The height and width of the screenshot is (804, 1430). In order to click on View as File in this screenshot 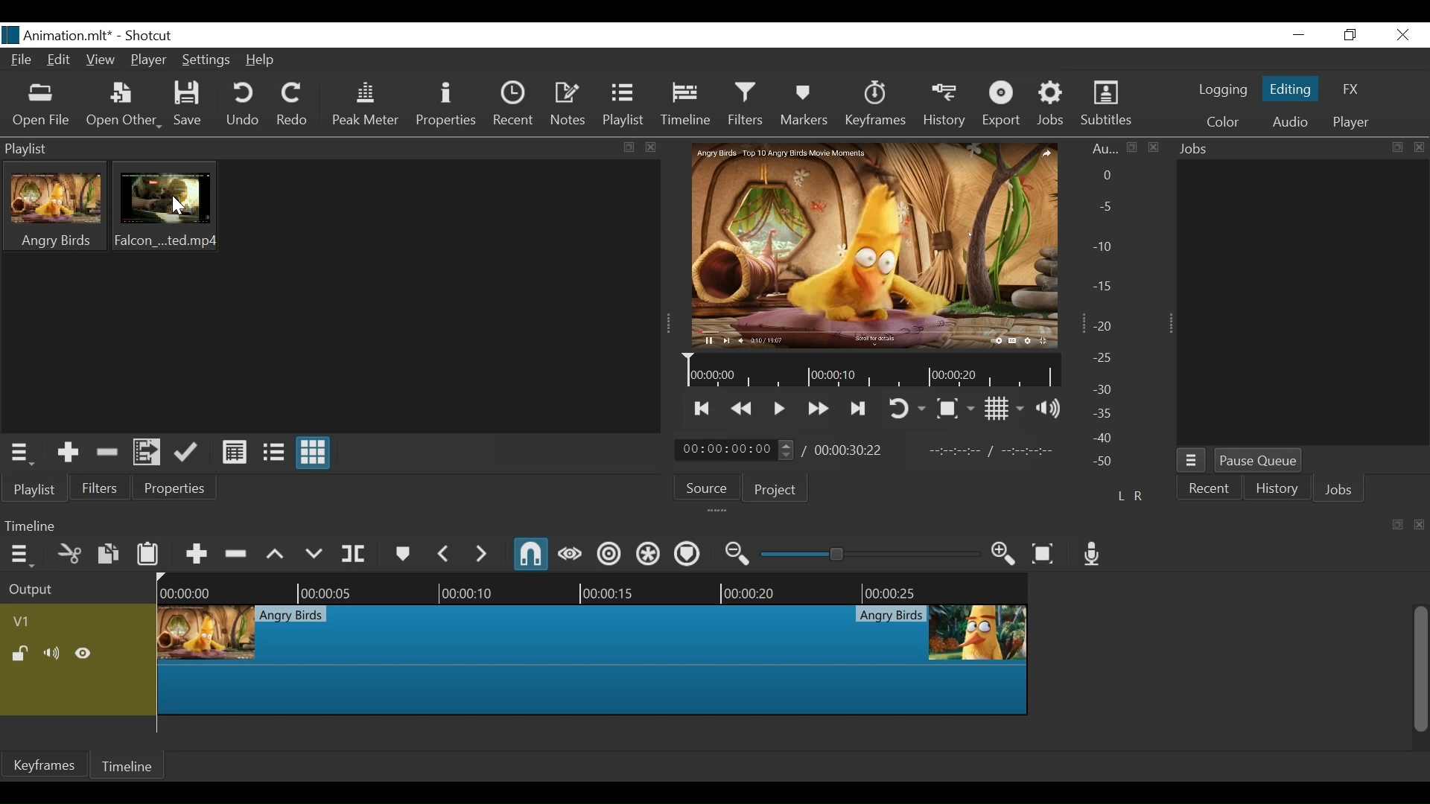, I will do `click(273, 453)`.